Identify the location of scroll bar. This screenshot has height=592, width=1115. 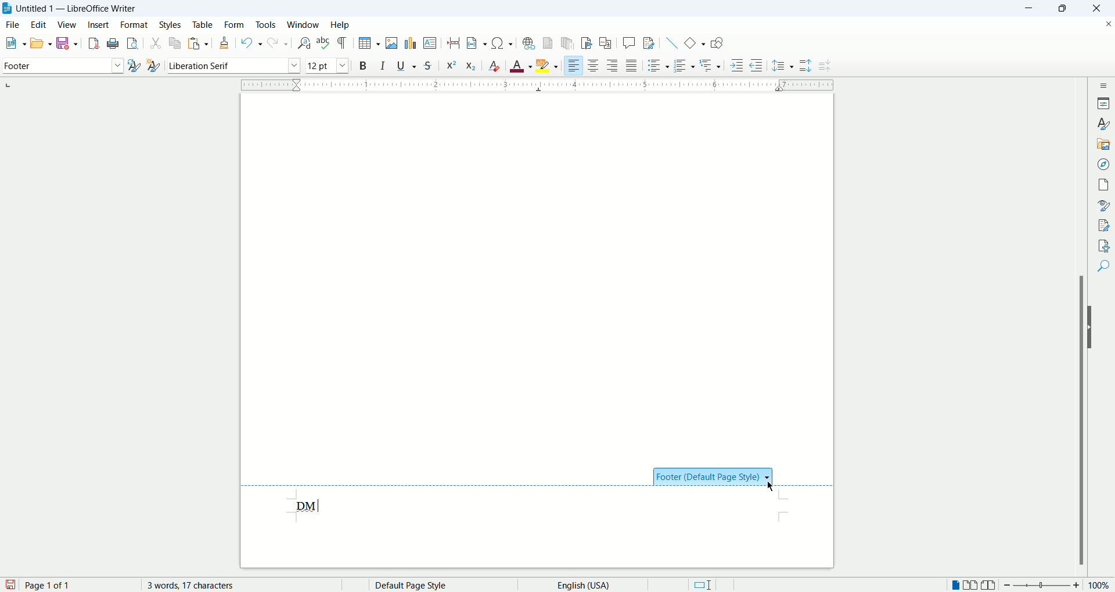
(1083, 326).